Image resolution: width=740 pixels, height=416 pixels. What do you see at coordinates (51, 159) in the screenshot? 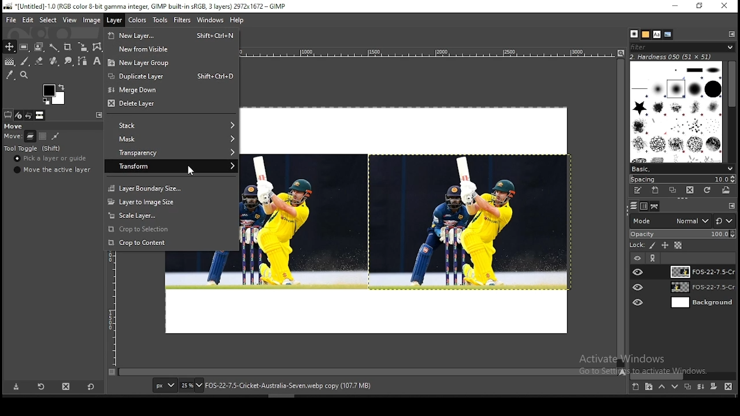
I see `pick a layer or guide` at bounding box center [51, 159].